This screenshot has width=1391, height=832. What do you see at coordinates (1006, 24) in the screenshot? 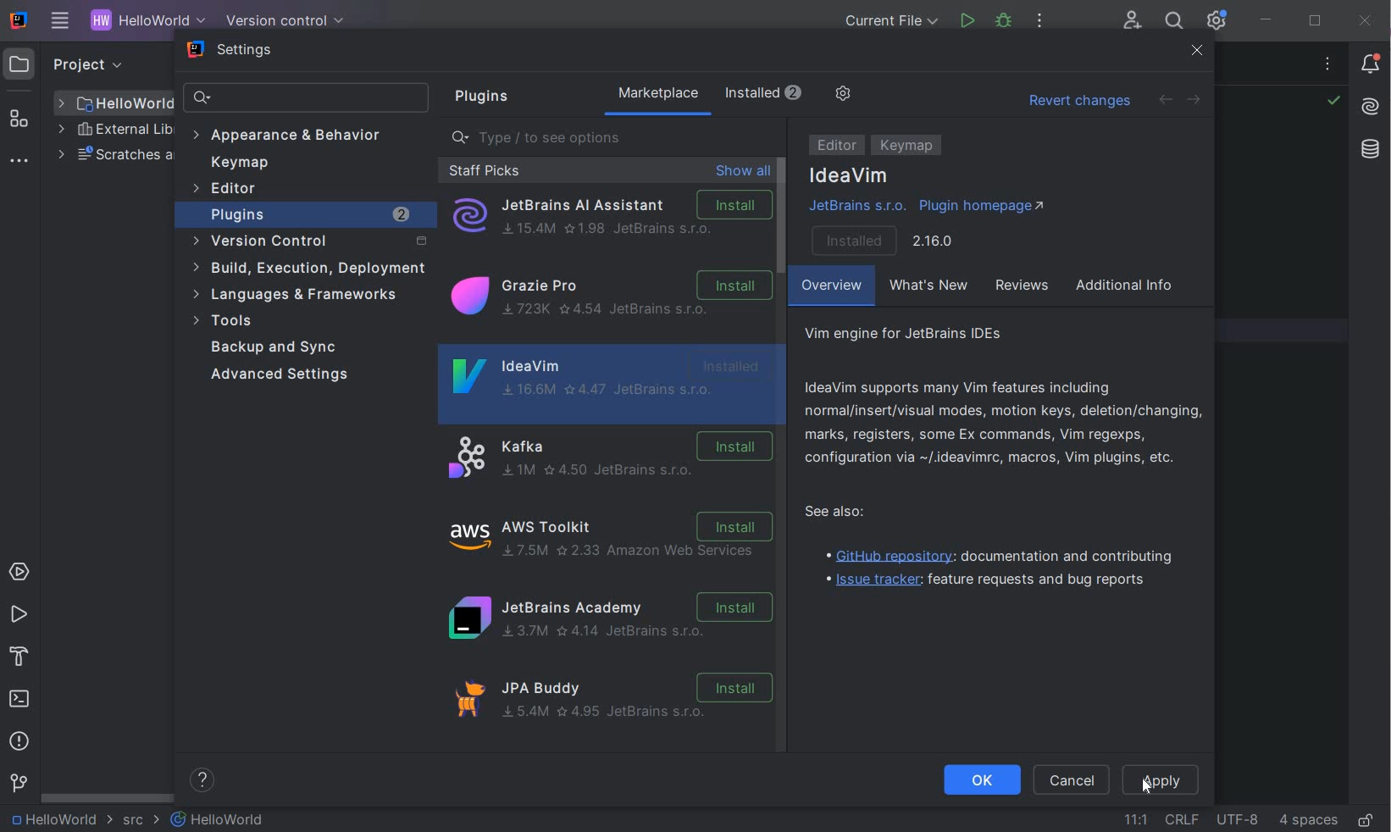
I see `DEBUG` at bounding box center [1006, 24].